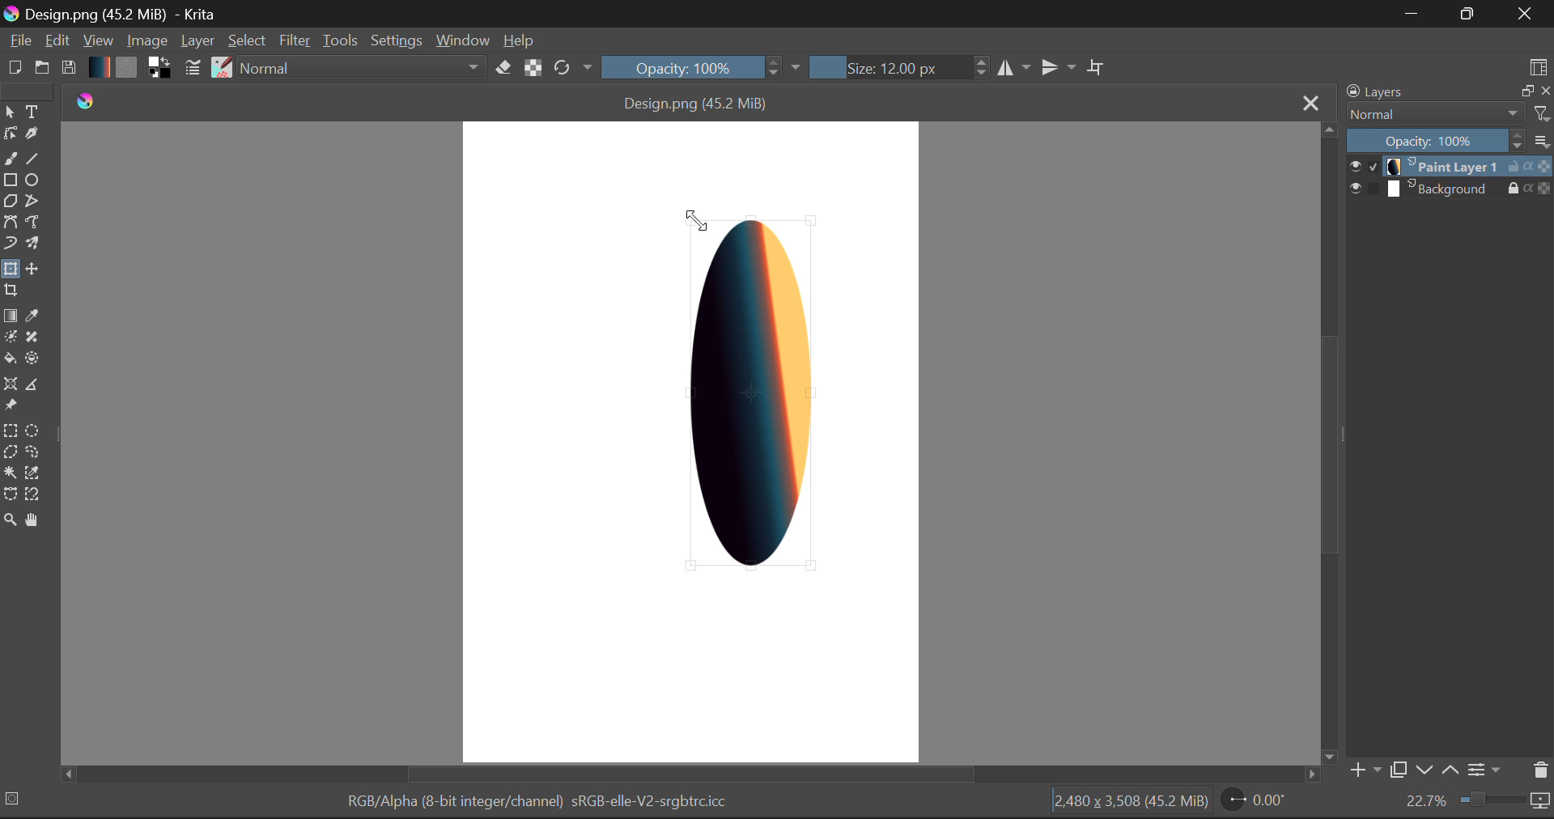 The image size is (1554, 819). Describe the element at coordinates (1327, 442) in the screenshot. I see `Scroll Bar` at that location.